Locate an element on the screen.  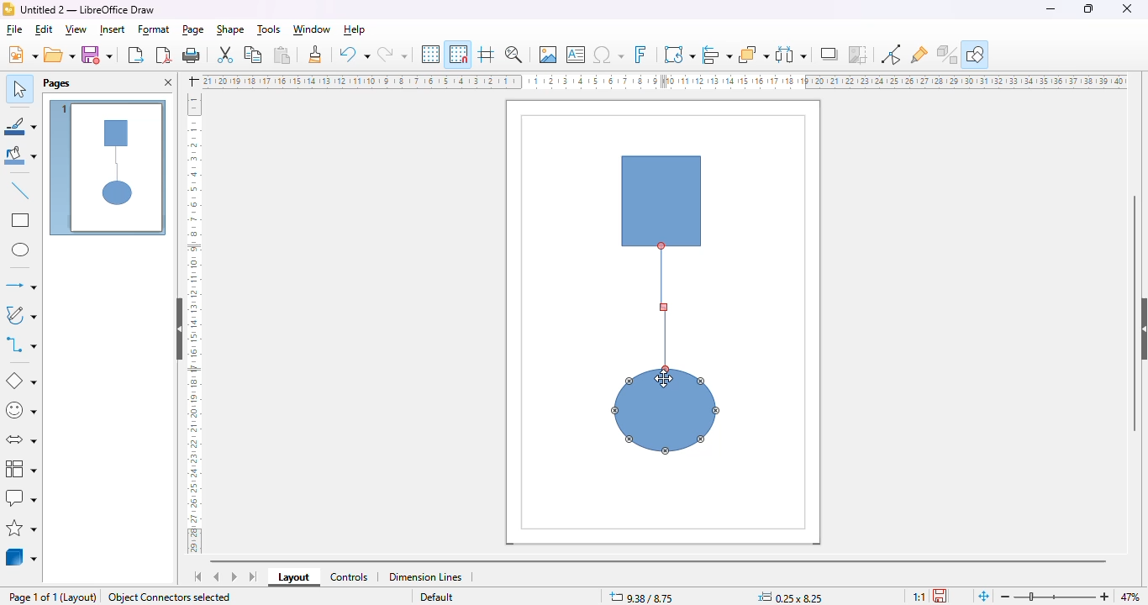
crop image is located at coordinates (857, 55).